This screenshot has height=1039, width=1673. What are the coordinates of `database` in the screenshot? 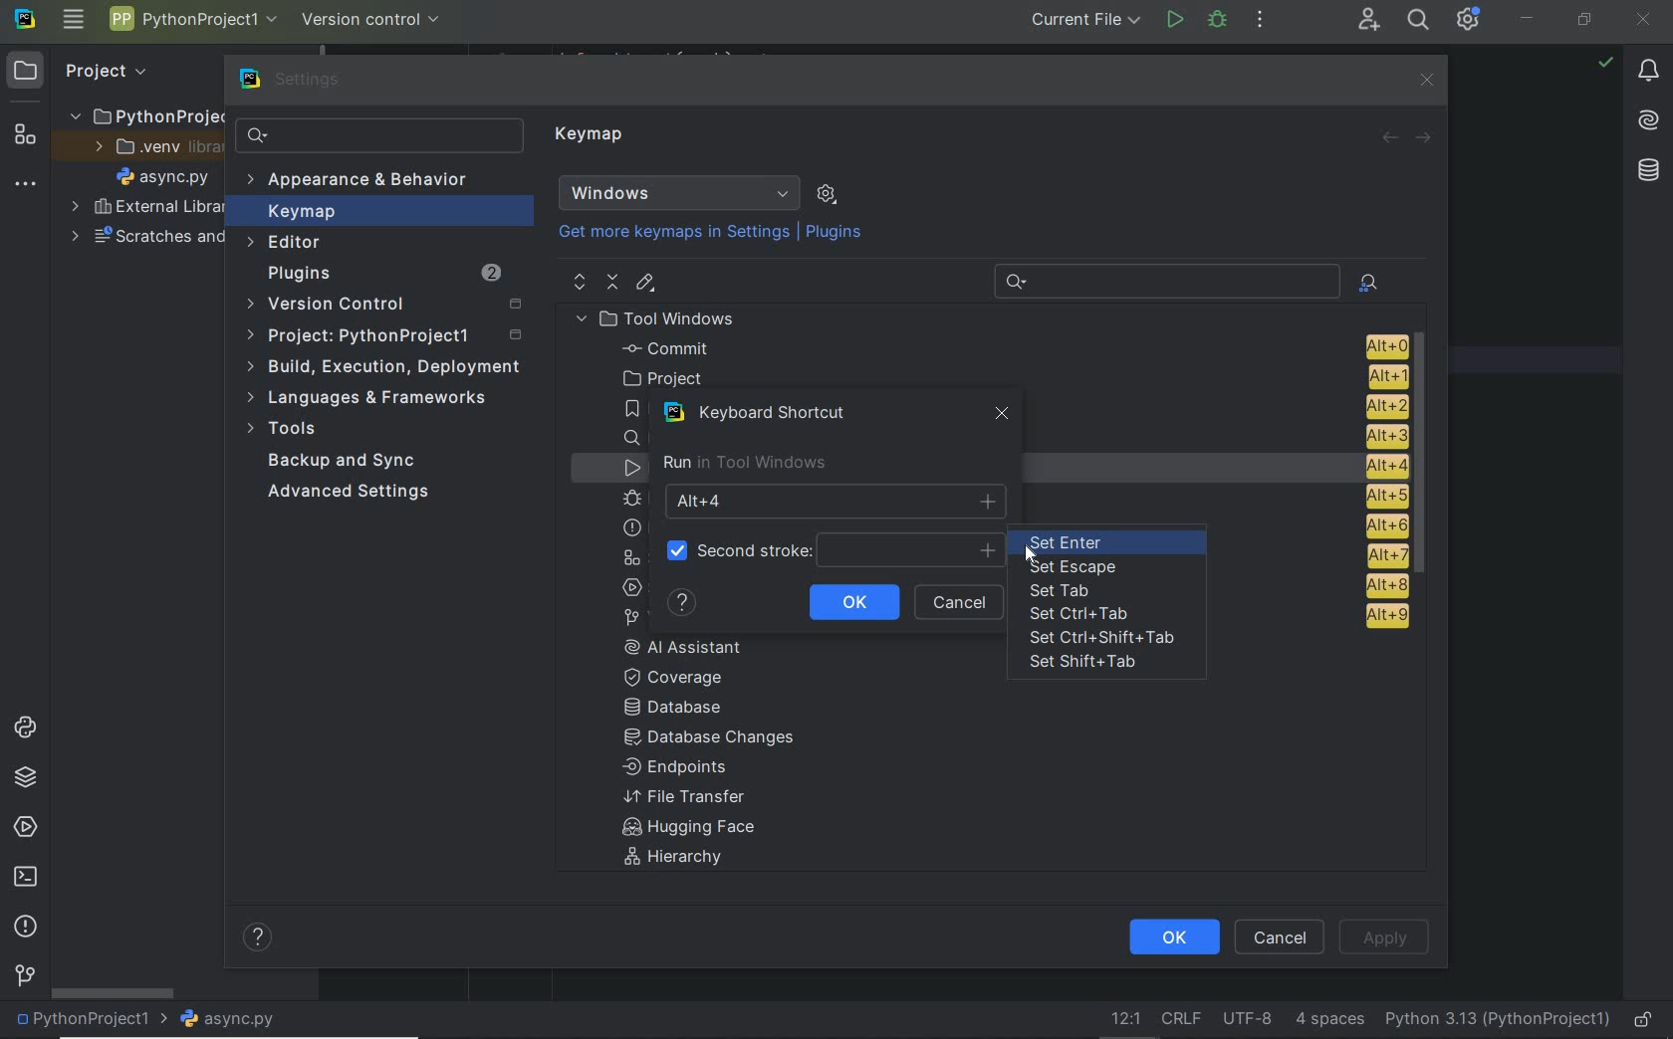 It's located at (1647, 170).